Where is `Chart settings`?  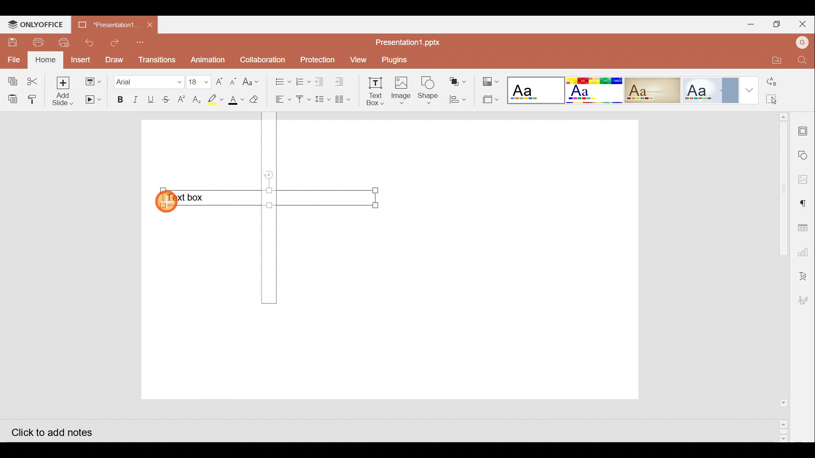 Chart settings is located at coordinates (805, 252).